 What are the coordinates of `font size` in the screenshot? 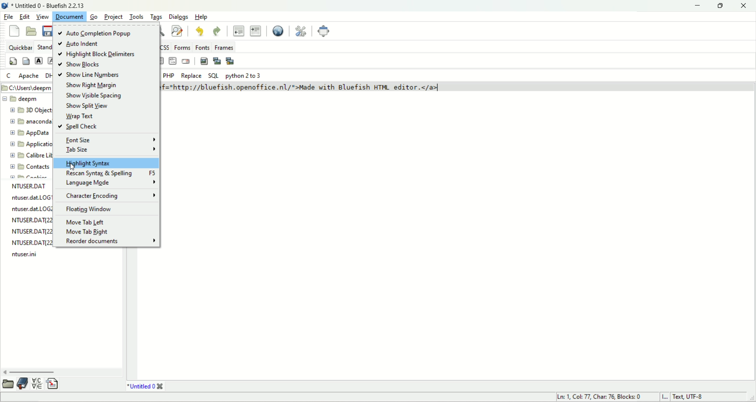 It's located at (112, 140).